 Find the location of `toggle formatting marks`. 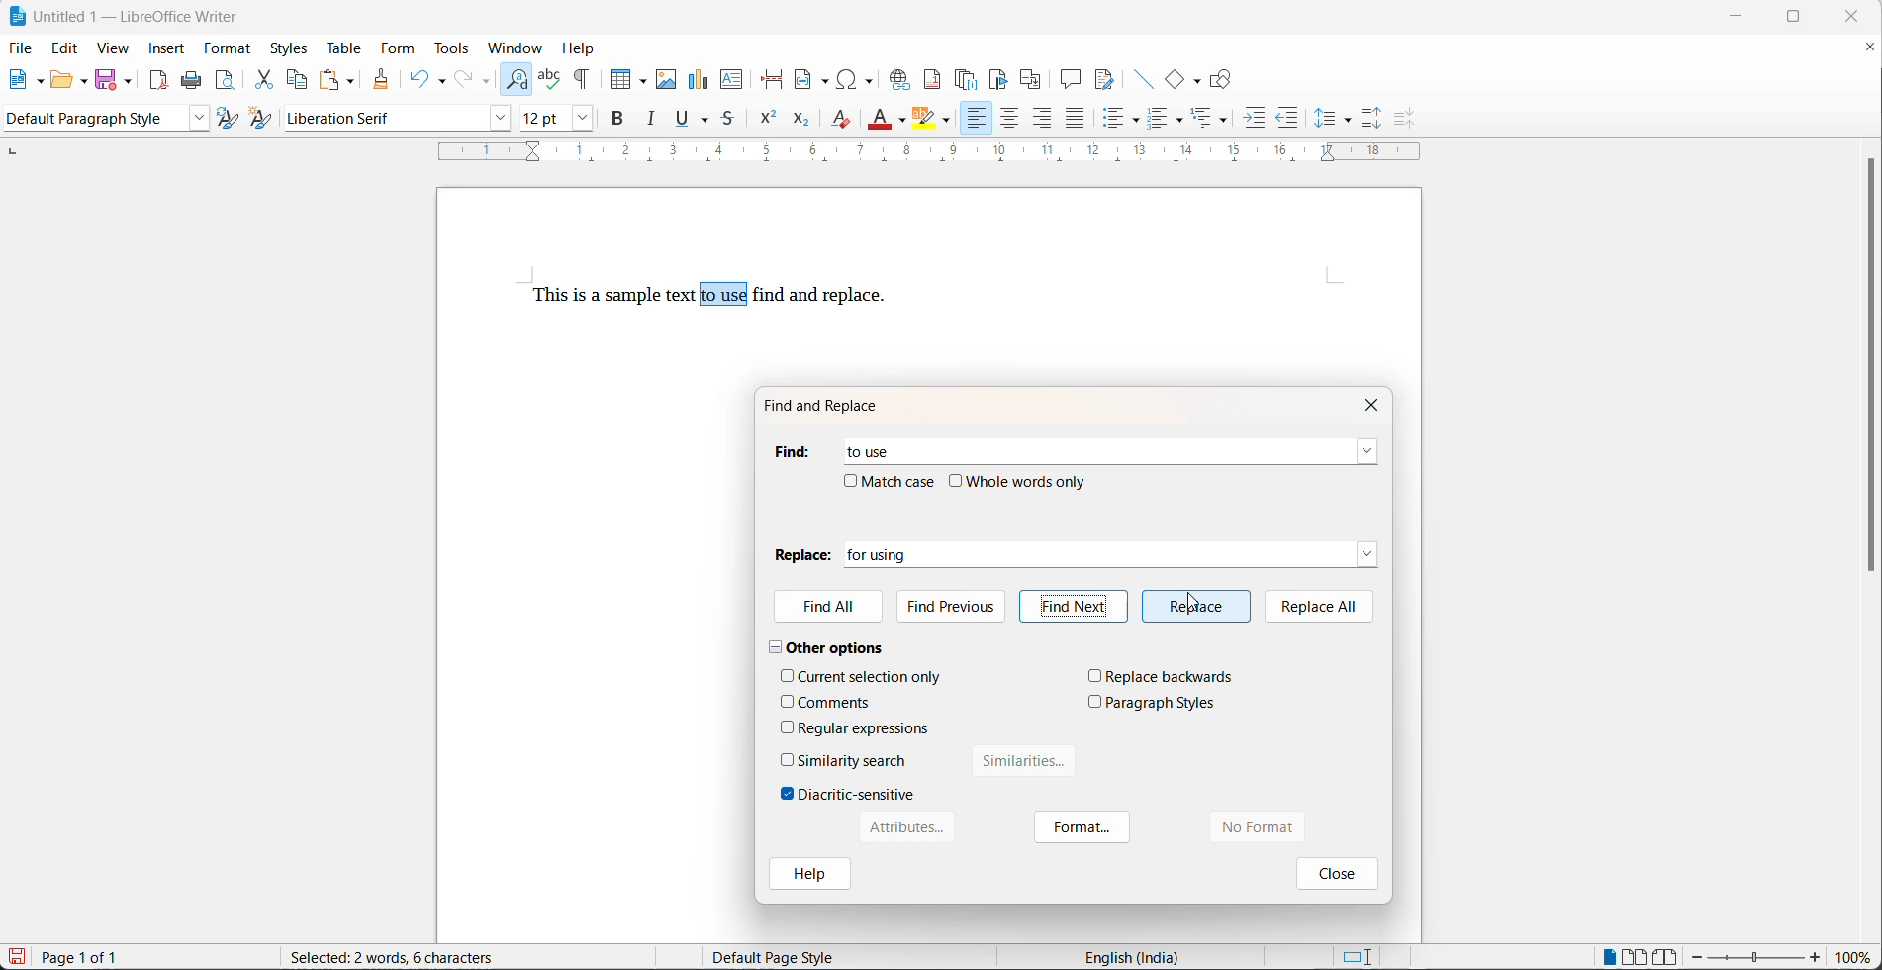

toggle formatting marks is located at coordinates (587, 73).